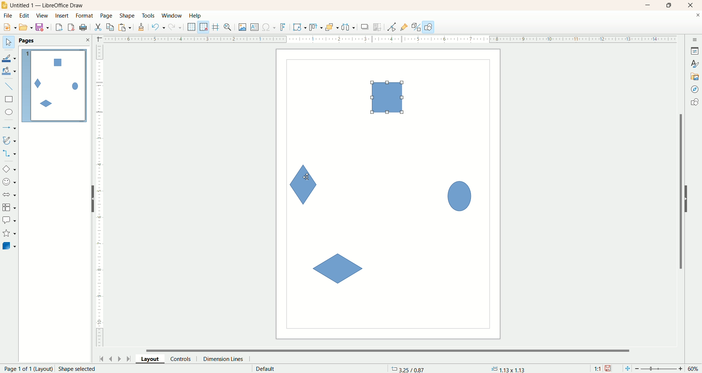 This screenshot has width=702, height=373. I want to click on rectangle, so click(10, 99).